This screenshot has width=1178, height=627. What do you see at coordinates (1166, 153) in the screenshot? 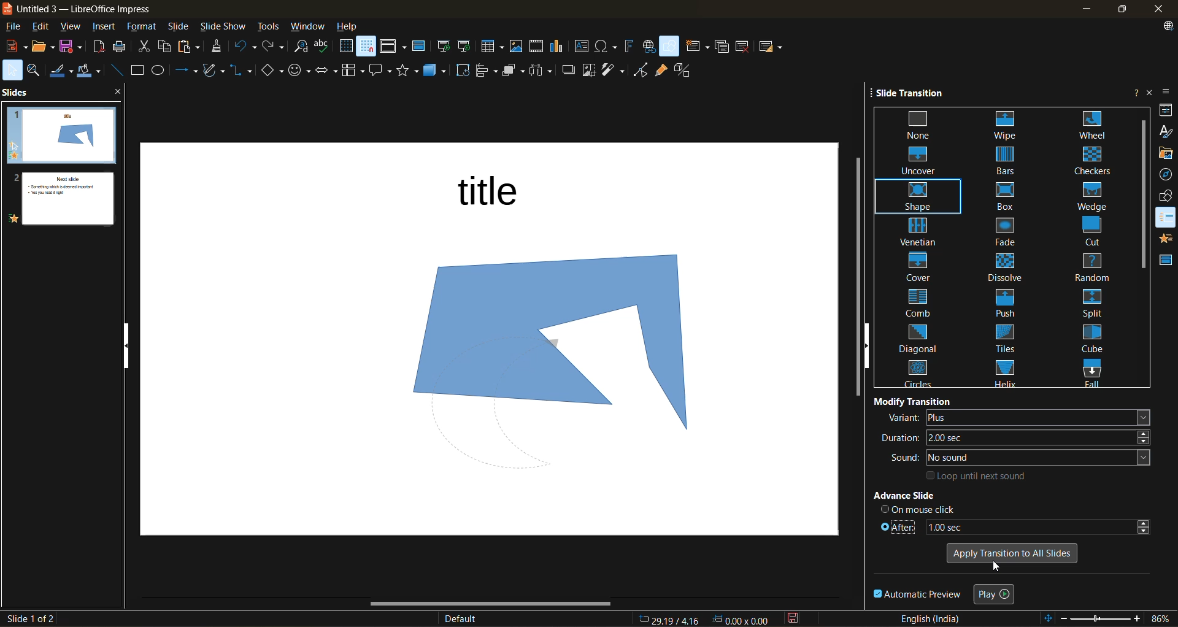
I see `gallery` at bounding box center [1166, 153].